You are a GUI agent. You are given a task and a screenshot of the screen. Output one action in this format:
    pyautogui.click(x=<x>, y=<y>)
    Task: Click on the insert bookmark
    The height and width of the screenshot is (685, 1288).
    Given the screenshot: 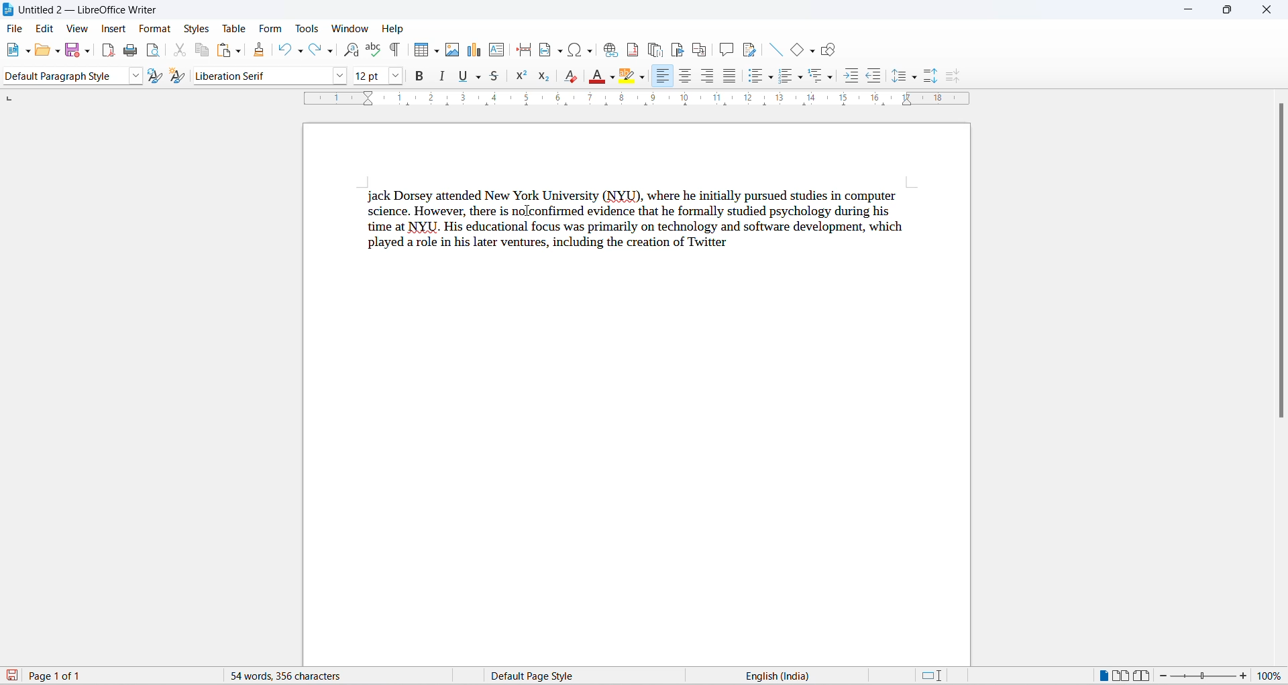 What is the action you would take?
    pyautogui.click(x=678, y=49)
    